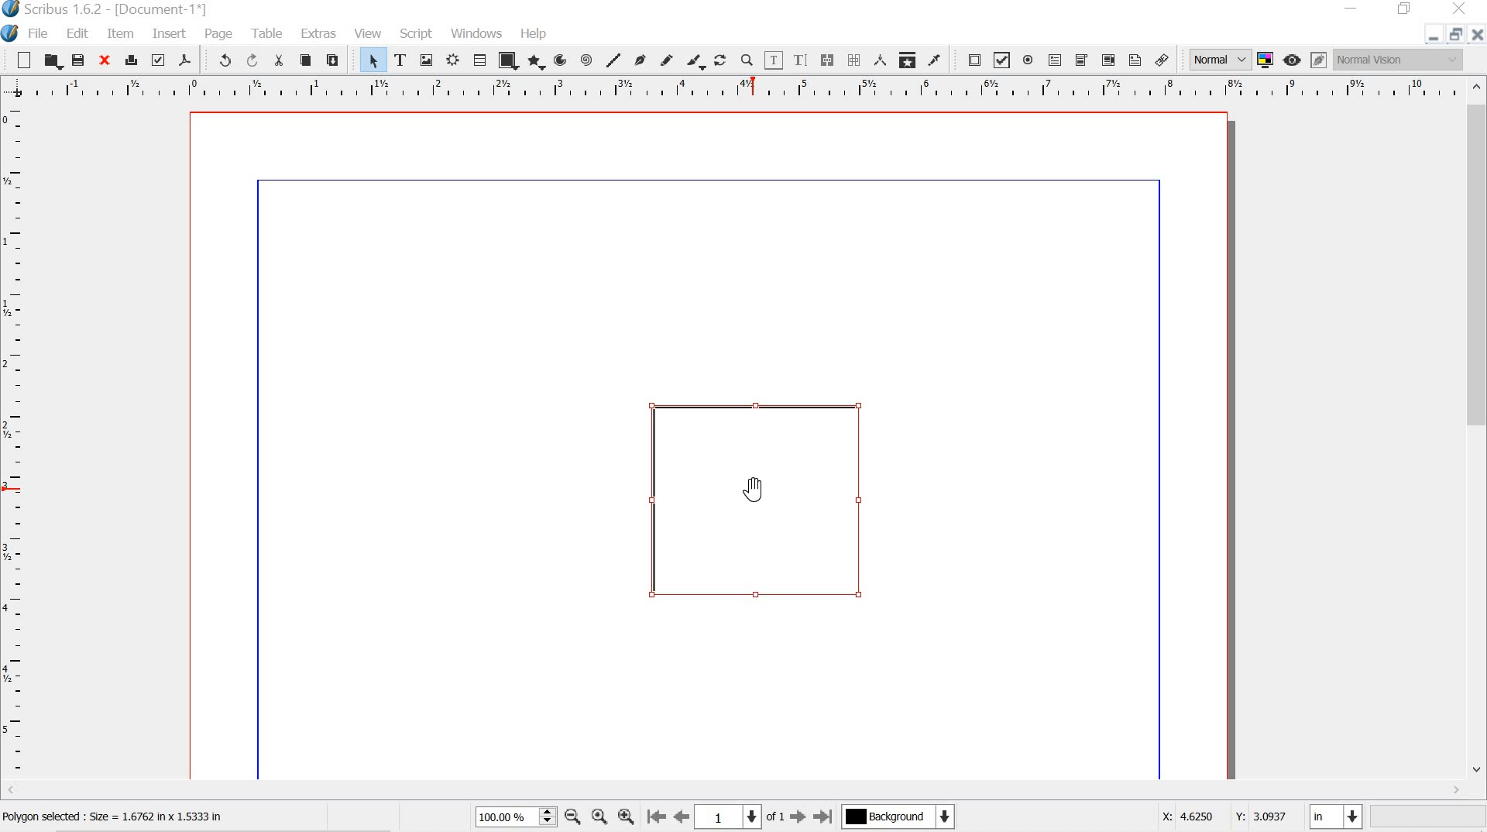 The width and height of the screenshot is (1487, 832). What do you see at coordinates (657, 818) in the screenshot?
I see `go to the first page` at bounding box center [657, 818].